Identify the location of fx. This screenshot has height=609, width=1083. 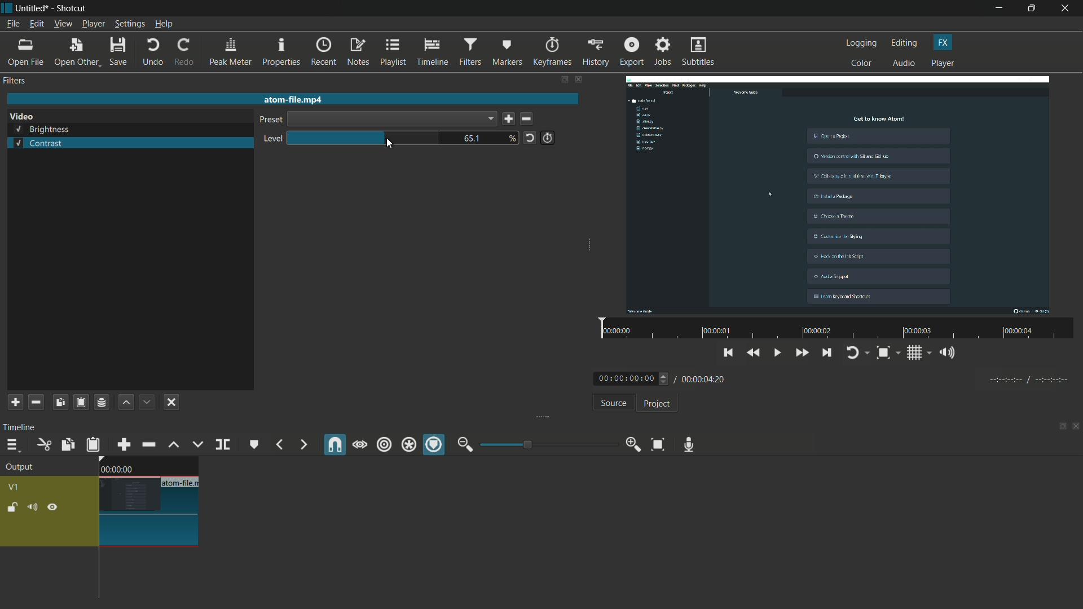
(943, 42).